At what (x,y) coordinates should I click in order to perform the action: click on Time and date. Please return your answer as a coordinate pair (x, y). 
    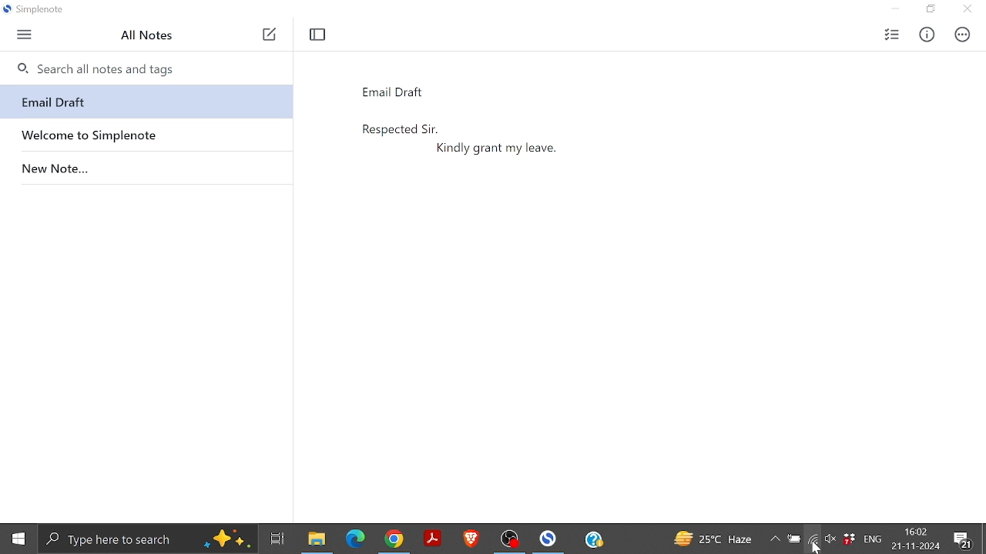
    Looking at the image, I should click on (917, 539).